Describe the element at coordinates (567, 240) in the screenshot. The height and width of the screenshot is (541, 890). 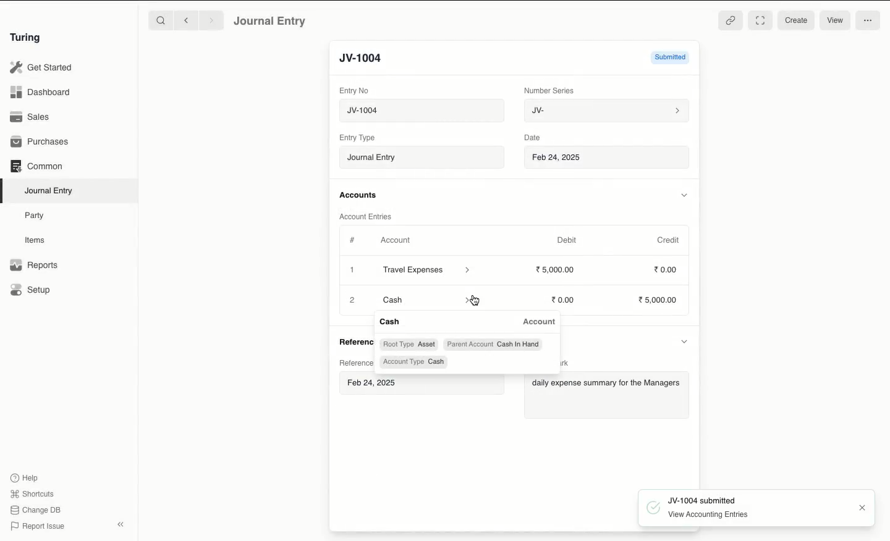
I see `Debit` at that location.